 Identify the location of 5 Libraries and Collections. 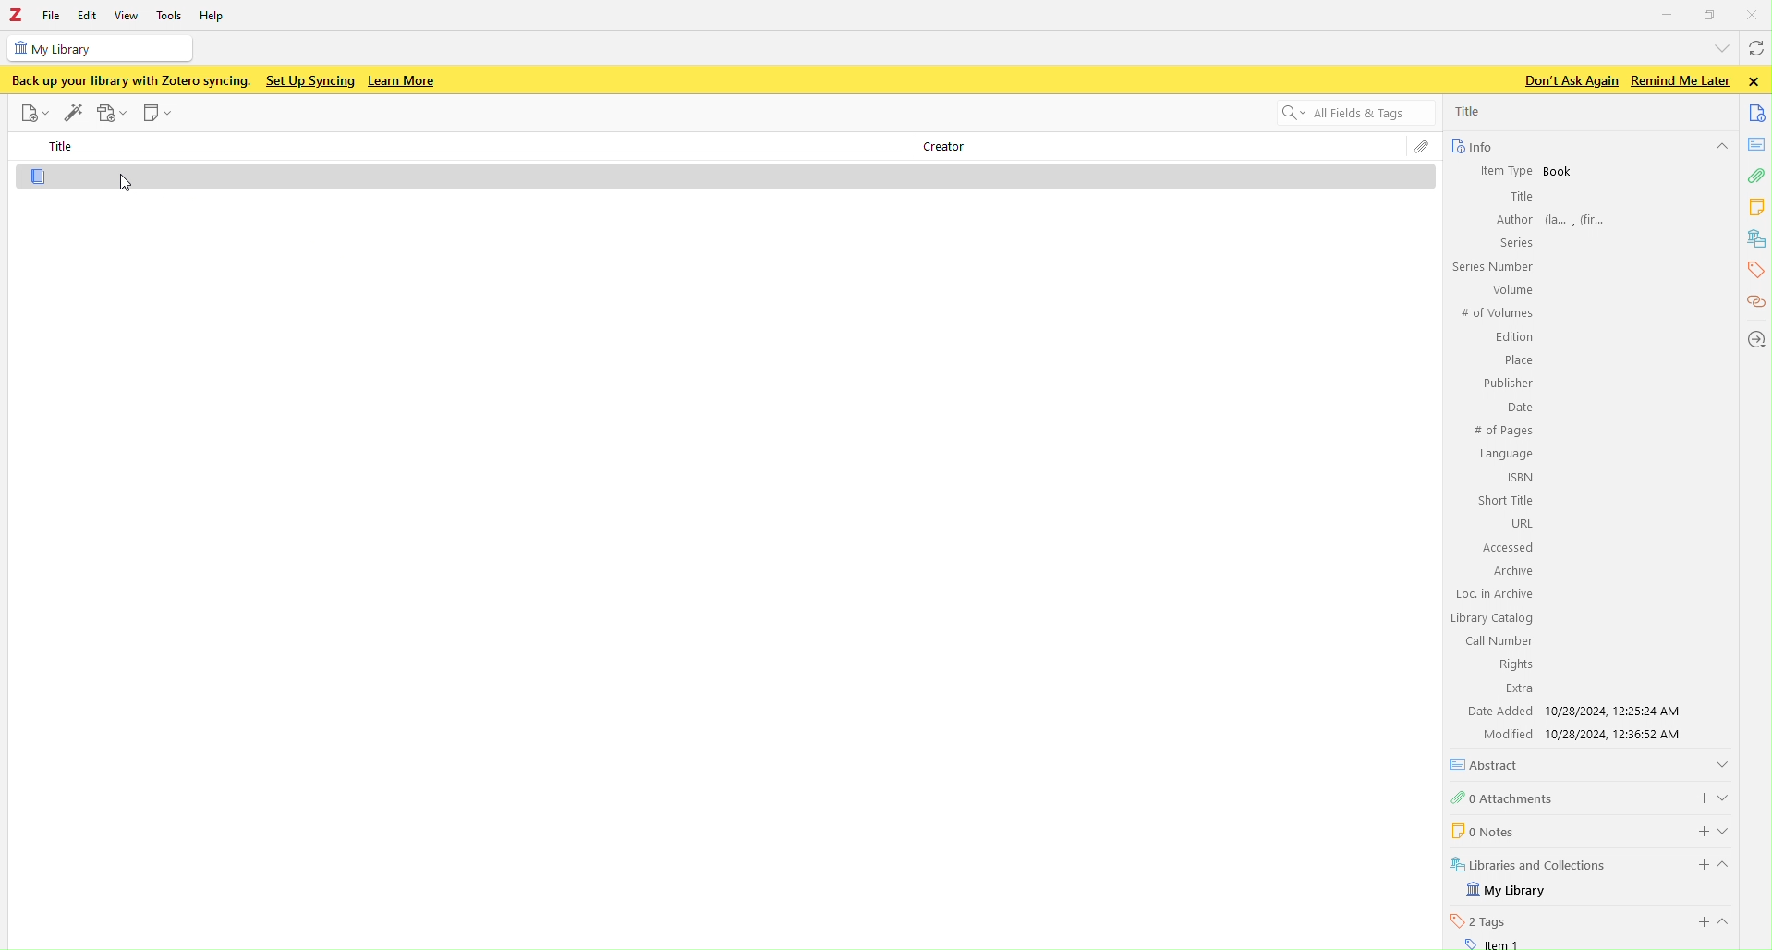
(1530, 863).